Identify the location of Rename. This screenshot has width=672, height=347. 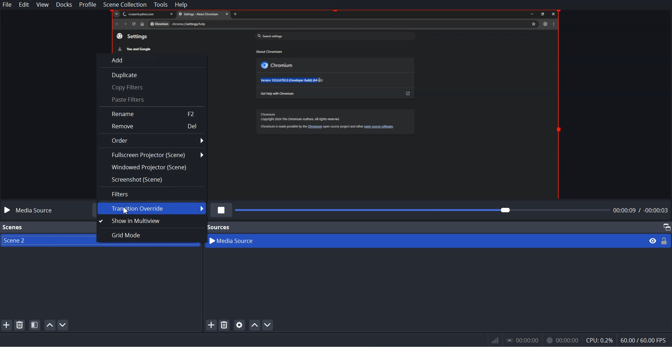
(152, 113).